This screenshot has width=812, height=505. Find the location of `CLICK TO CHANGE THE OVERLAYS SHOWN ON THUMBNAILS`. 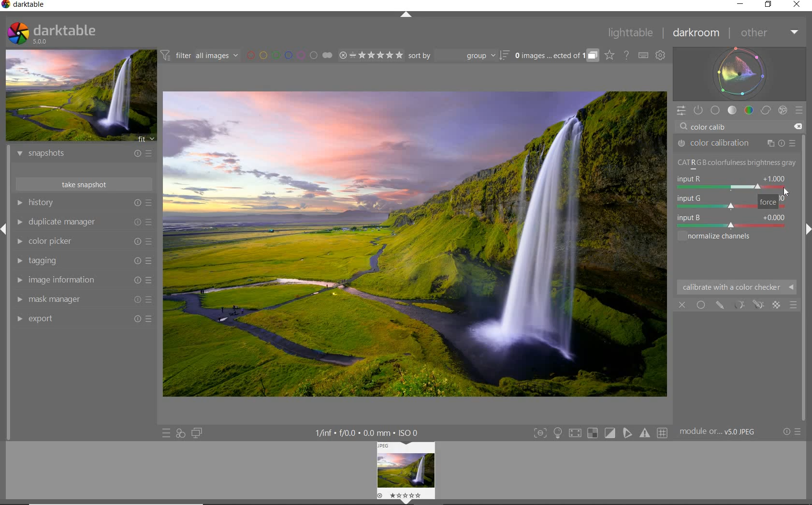

CLICK TO CHANGE THE OVERLAYS SHOWN ON THUMBNAILS is located at coordinates (610, 55).